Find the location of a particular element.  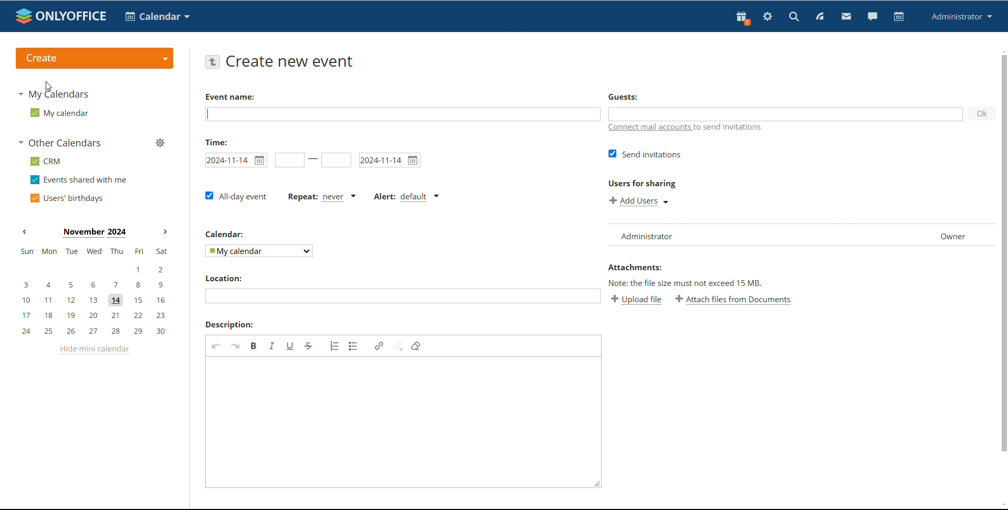

resize box is located at coordinates (594, 485).